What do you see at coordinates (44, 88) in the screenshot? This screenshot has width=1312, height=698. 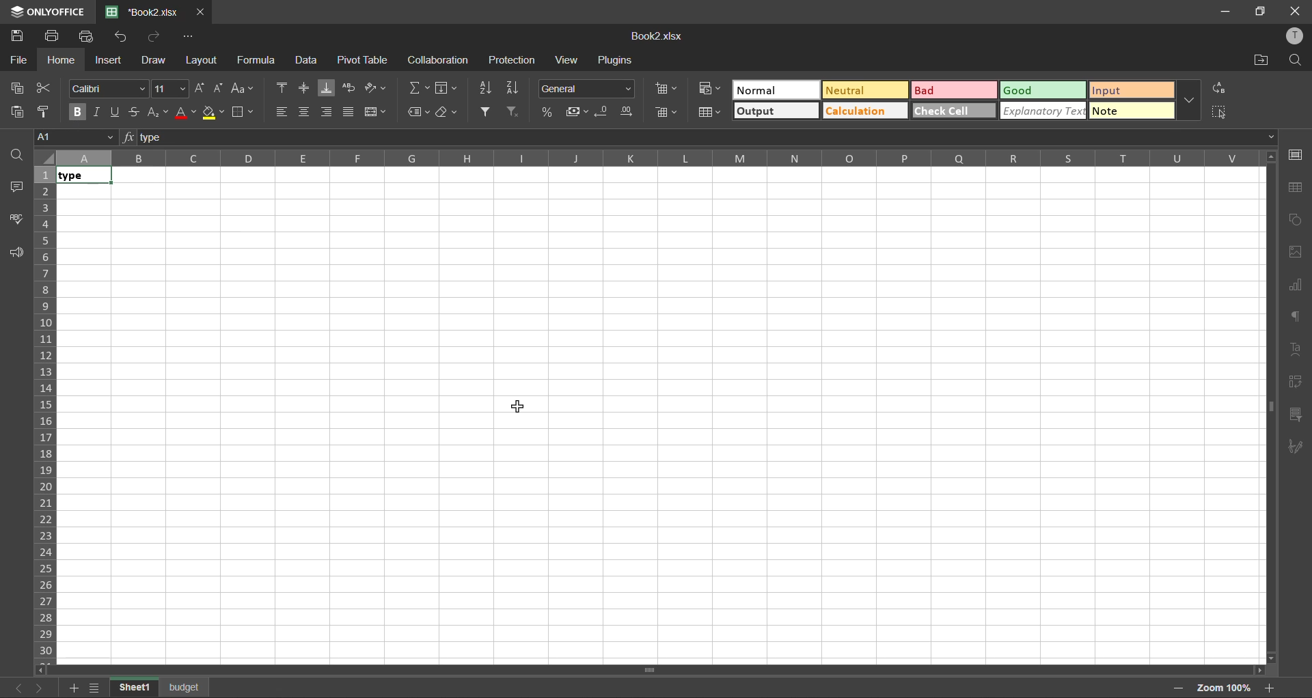 I see `cut` at bounding box center [44, 88].